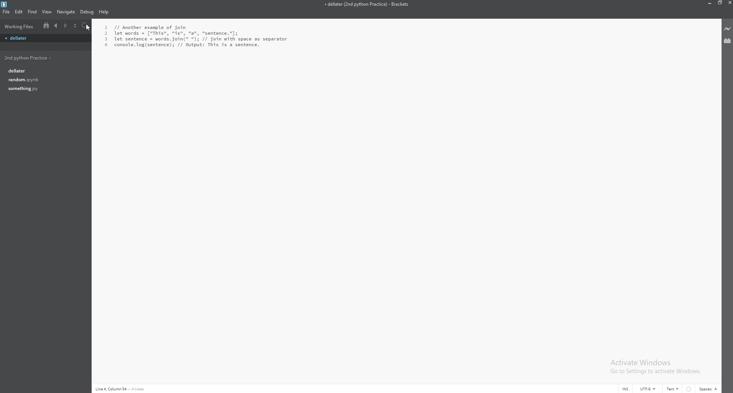 Image resolution: width=733 pixels, height=393 pixels. What do you see at coordinates (67, 12) in the screenshot?
I see `navigate` at bounding box center [67, 12].